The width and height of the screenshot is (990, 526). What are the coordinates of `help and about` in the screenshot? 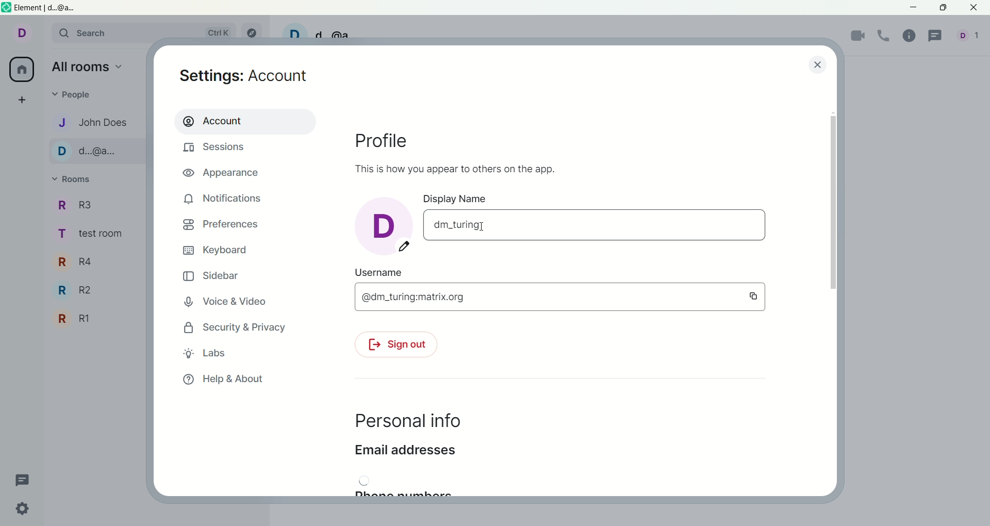 It's located at (223, 380).